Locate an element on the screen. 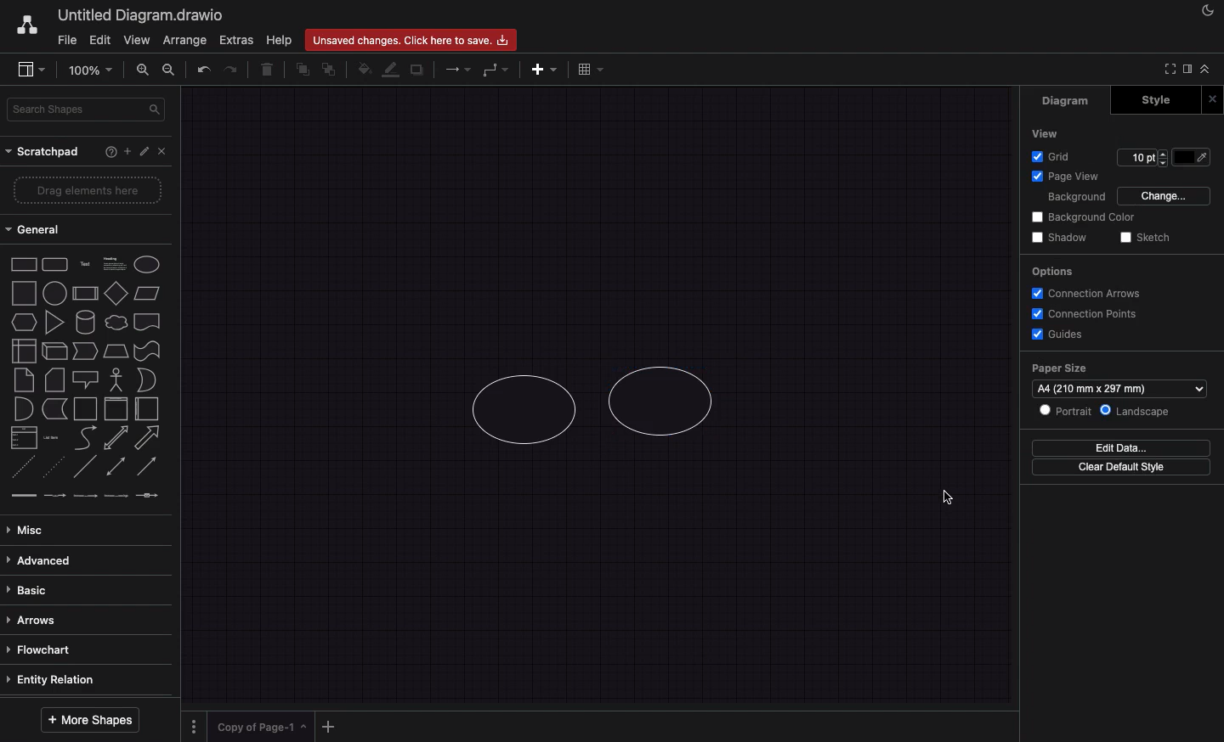 The image size is (1224, 742). or is located at coordinates (147, 380).